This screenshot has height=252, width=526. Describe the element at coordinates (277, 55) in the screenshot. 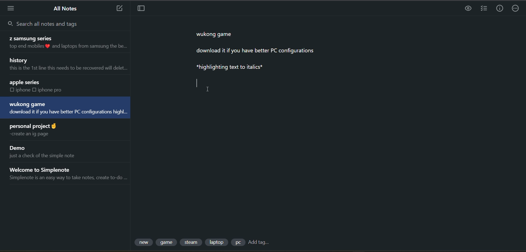

I see `data from current note` at that location.